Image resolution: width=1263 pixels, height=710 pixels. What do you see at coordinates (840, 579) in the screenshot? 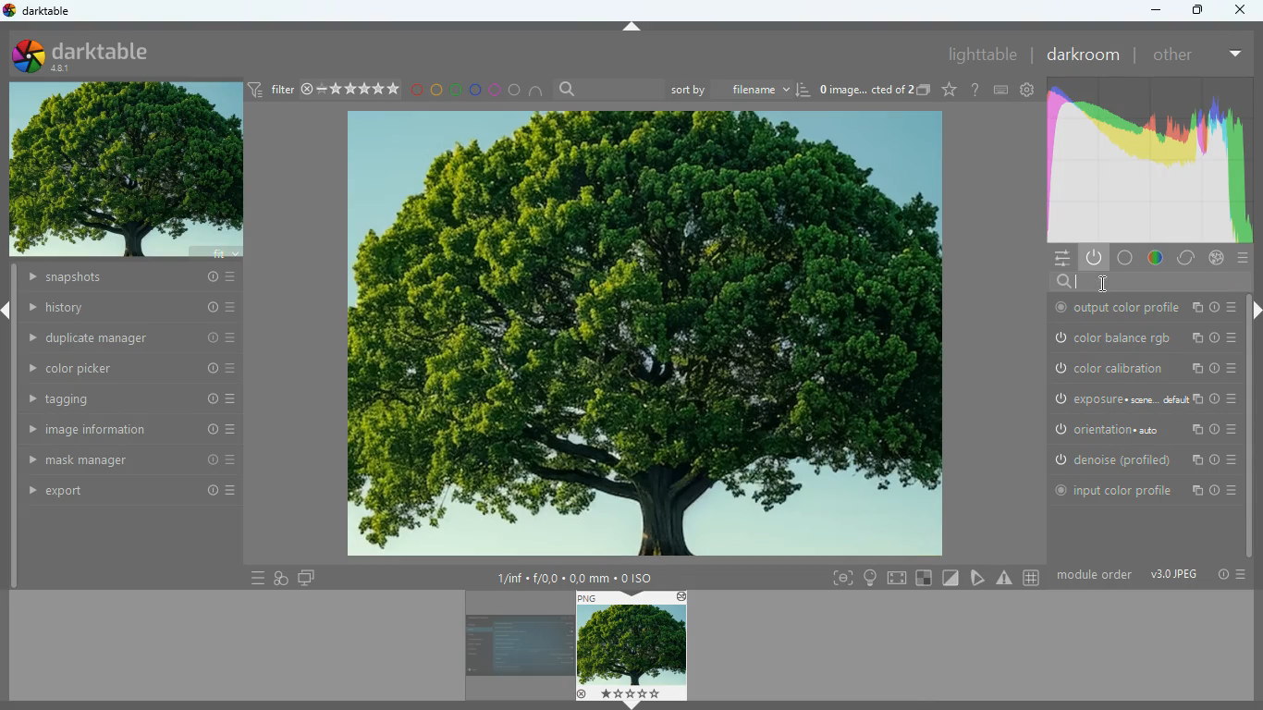
I see `frame` at bounding box center [840, 579].